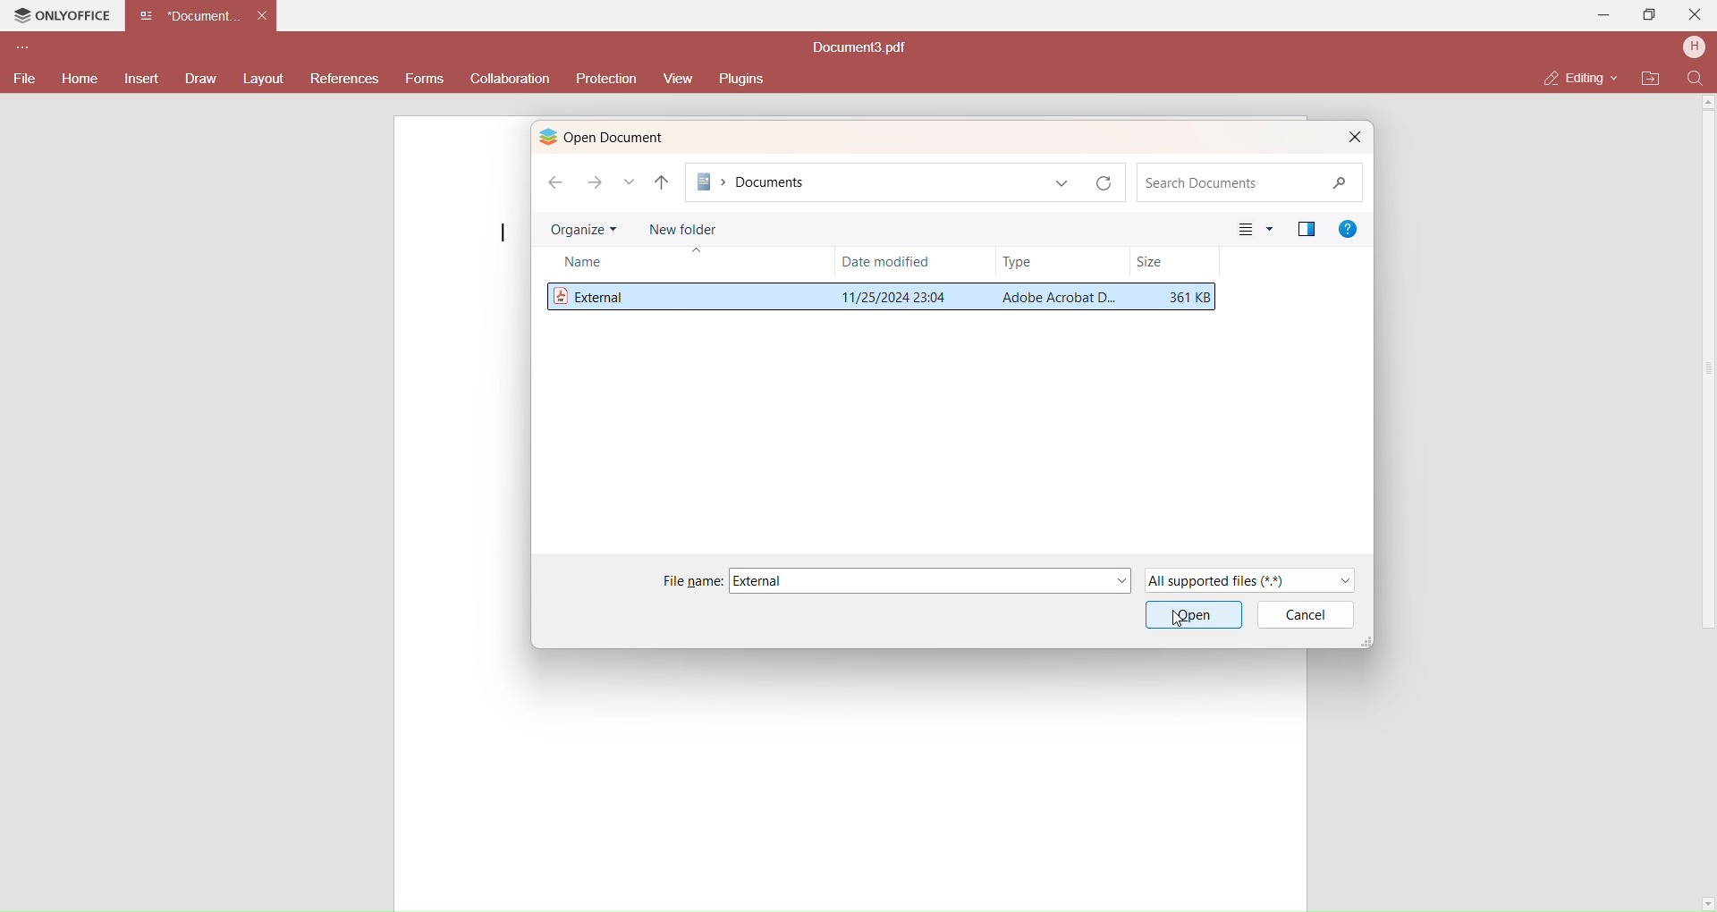 The width and height of the screenshot is (1717, 912). Describe the element at coordinates (1651, 18) in the screenshot. I see `Maximize` at that location.